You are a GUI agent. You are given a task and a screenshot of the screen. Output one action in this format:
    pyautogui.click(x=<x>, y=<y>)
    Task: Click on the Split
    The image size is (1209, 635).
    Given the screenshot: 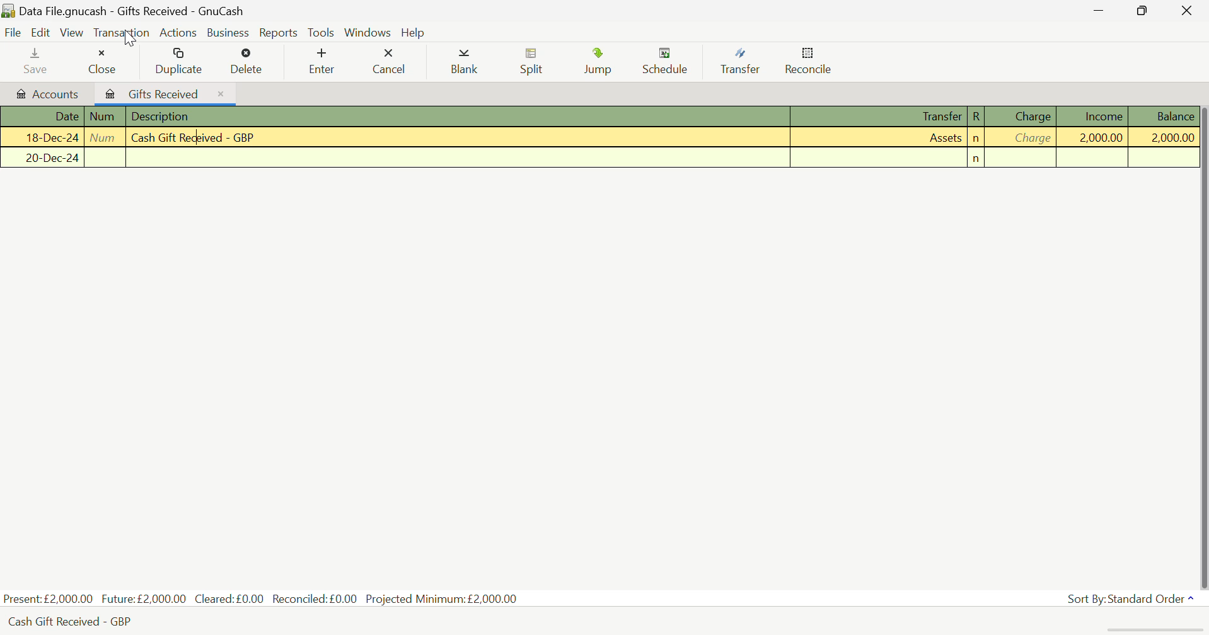 What is the action you would take?
    pyautogui.click(x=533, y=63)
    